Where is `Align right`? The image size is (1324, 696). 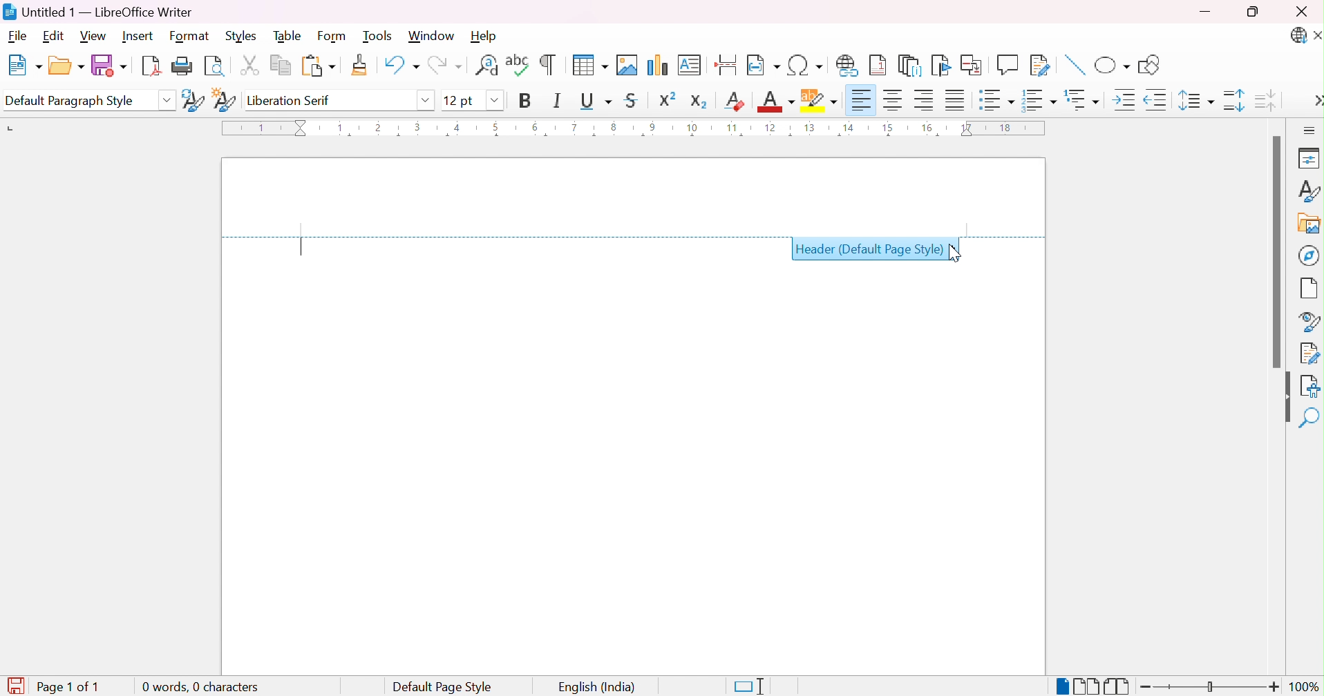 Align right is located at coordinates (924, 100).